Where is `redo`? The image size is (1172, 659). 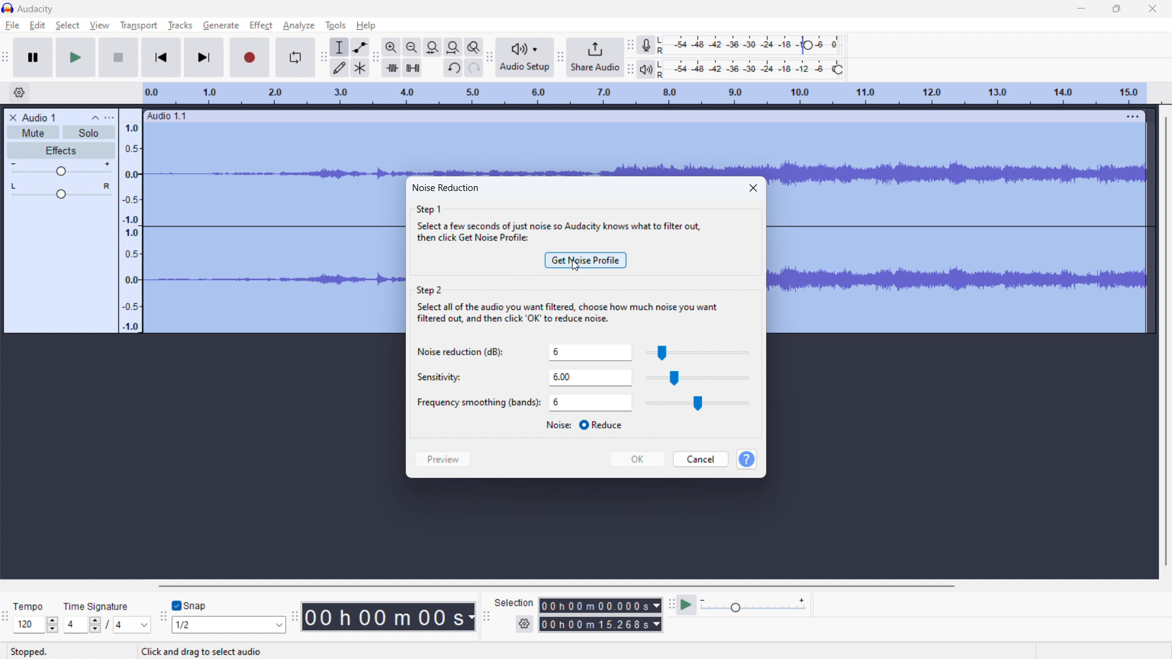 redo is located at coordinates (474, 67).